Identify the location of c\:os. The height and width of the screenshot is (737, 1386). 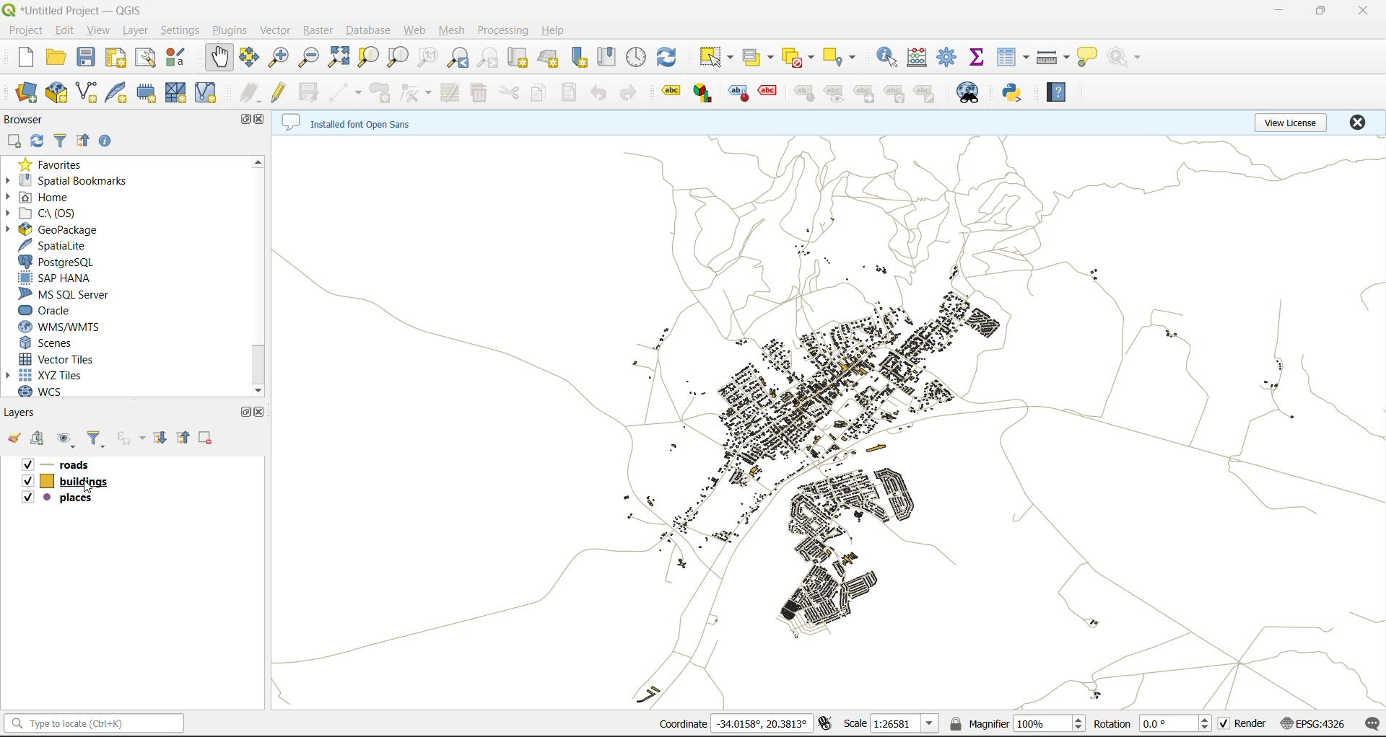
(73, 214).